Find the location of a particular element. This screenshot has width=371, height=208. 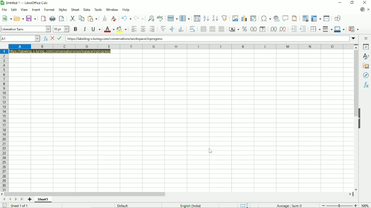

Conditional is located at coordinates (354, 29).